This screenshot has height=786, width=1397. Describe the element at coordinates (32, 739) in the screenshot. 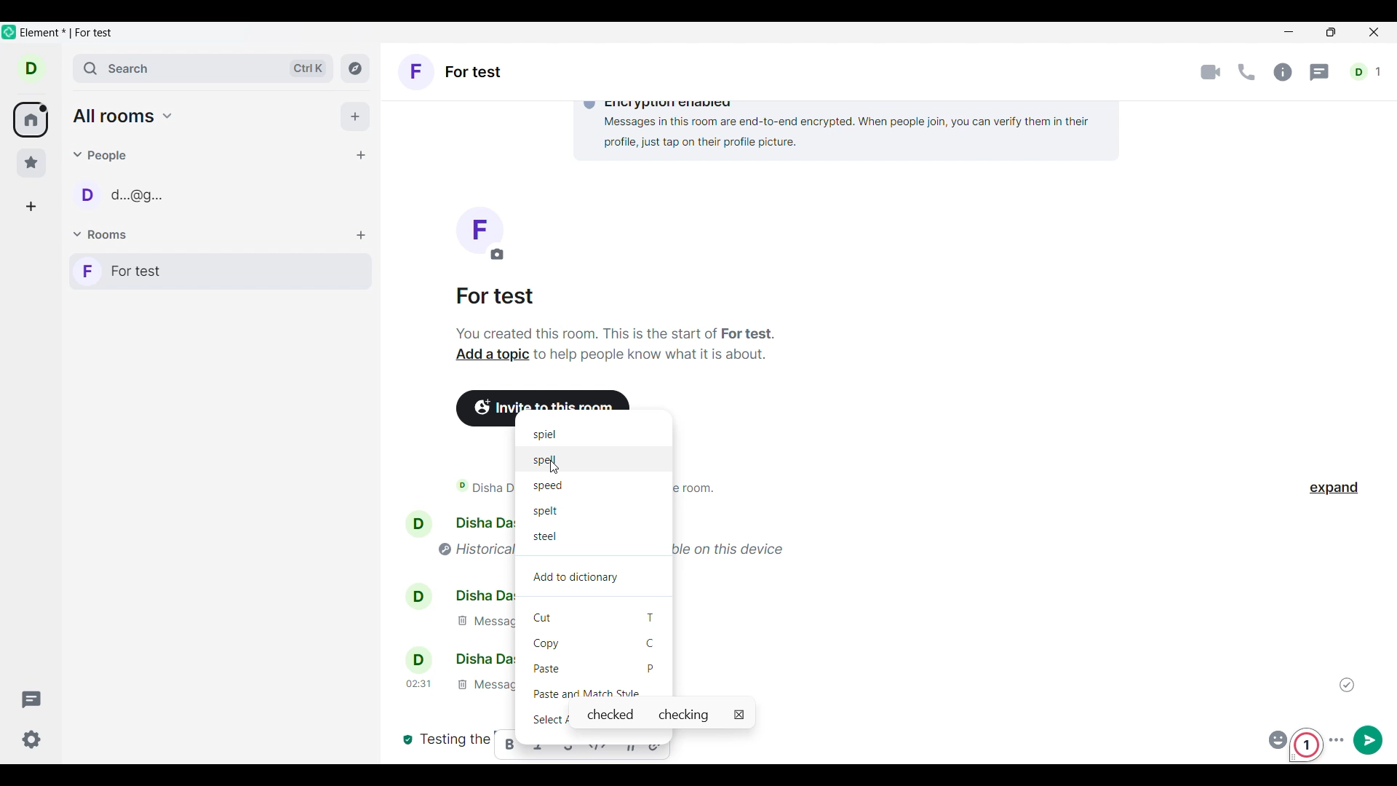

I see `Current settings` at that location.